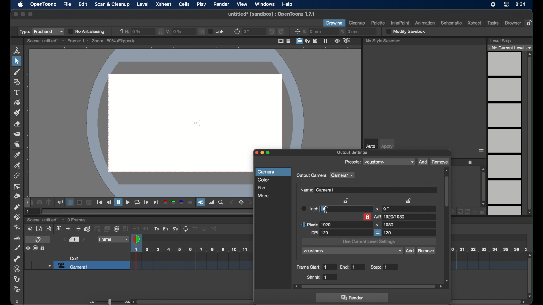  What do you see at coordinates (342, 41) in the screenshot?
I see `preview` at bounding box center [342, 41].